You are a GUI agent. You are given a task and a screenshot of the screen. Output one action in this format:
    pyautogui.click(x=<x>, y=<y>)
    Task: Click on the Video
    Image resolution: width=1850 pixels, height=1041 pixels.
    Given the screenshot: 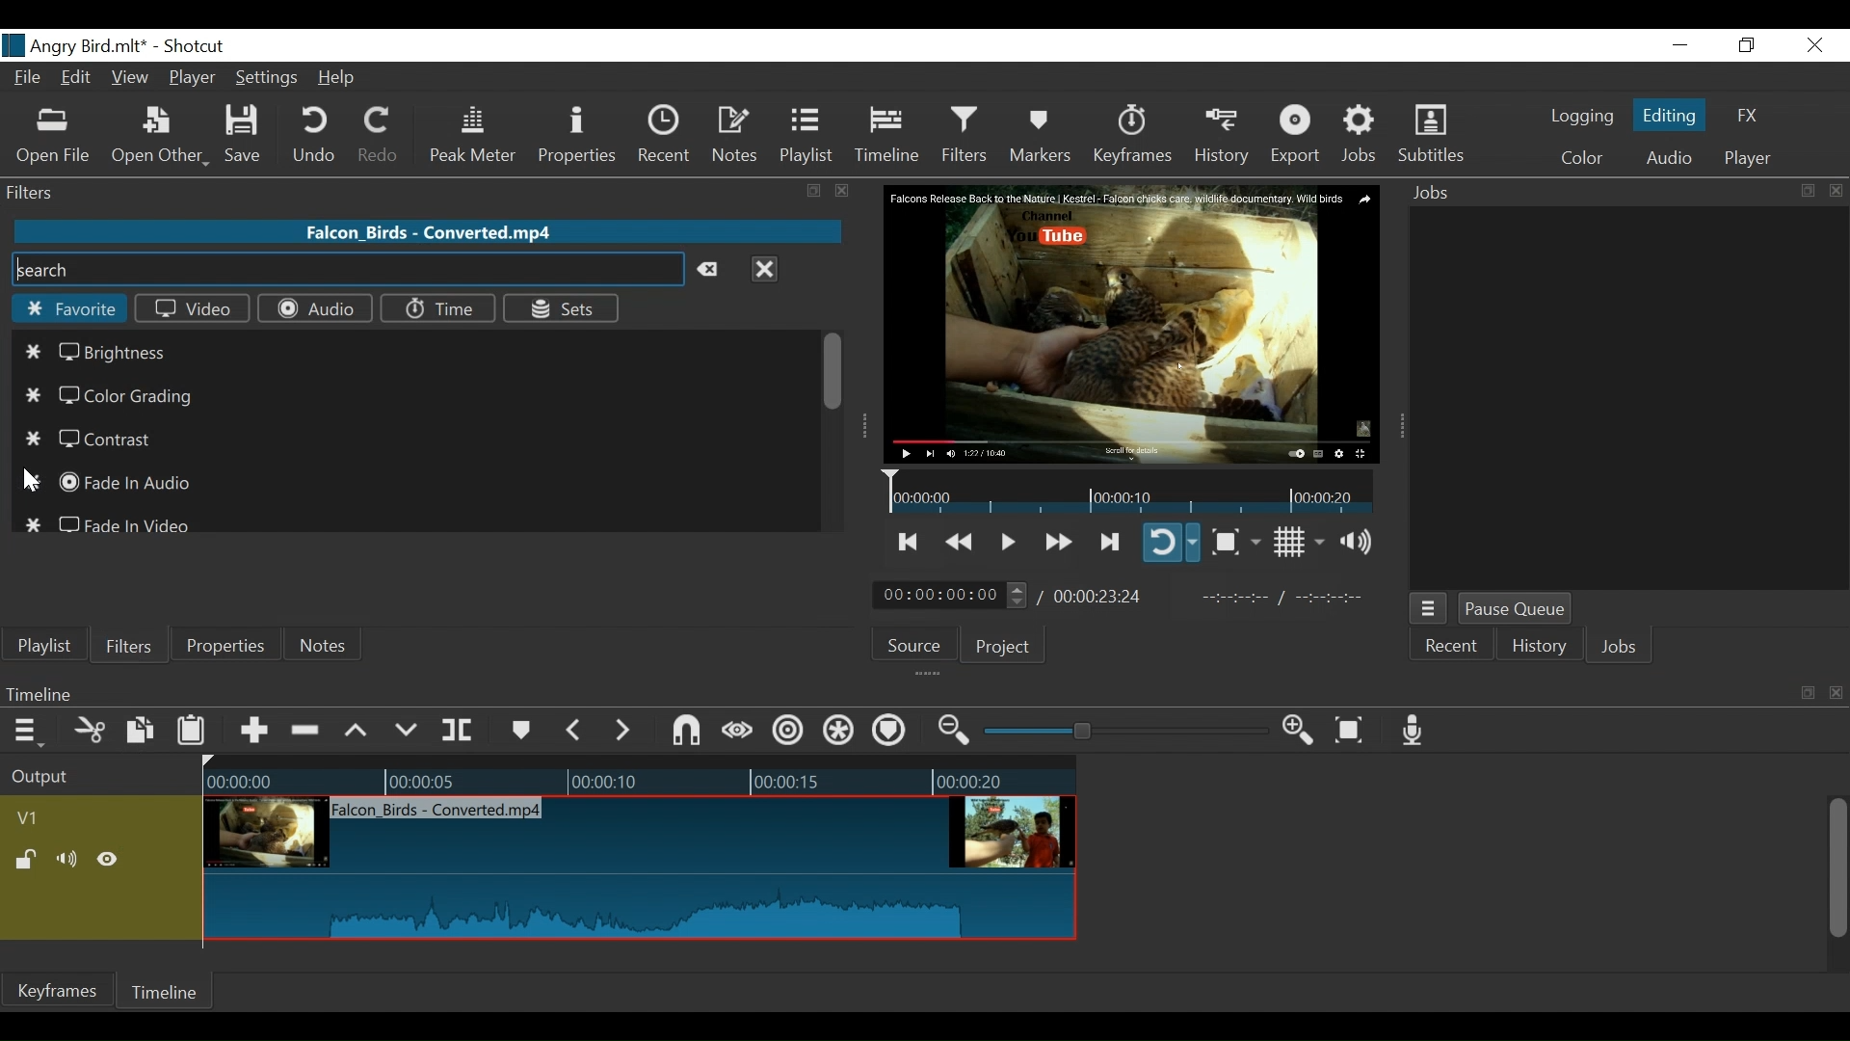 What is the action you would take?
    pyautogui.click(x=193, y=307)
    